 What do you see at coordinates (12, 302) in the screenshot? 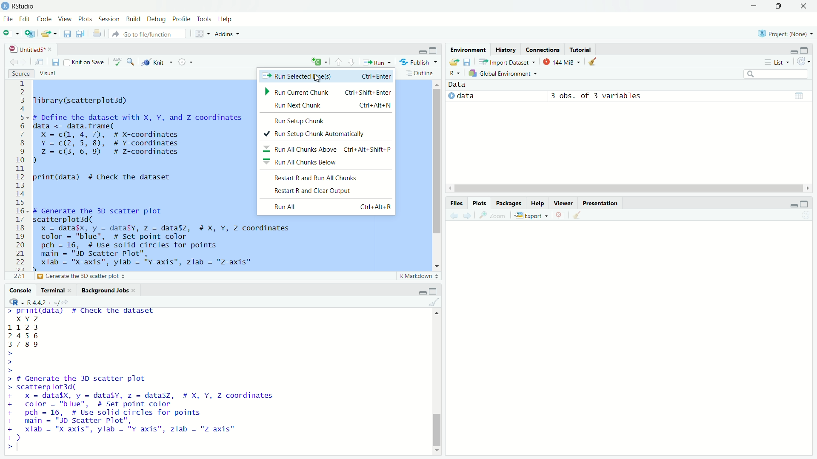
I see `R` at bounding box center [12, 302].